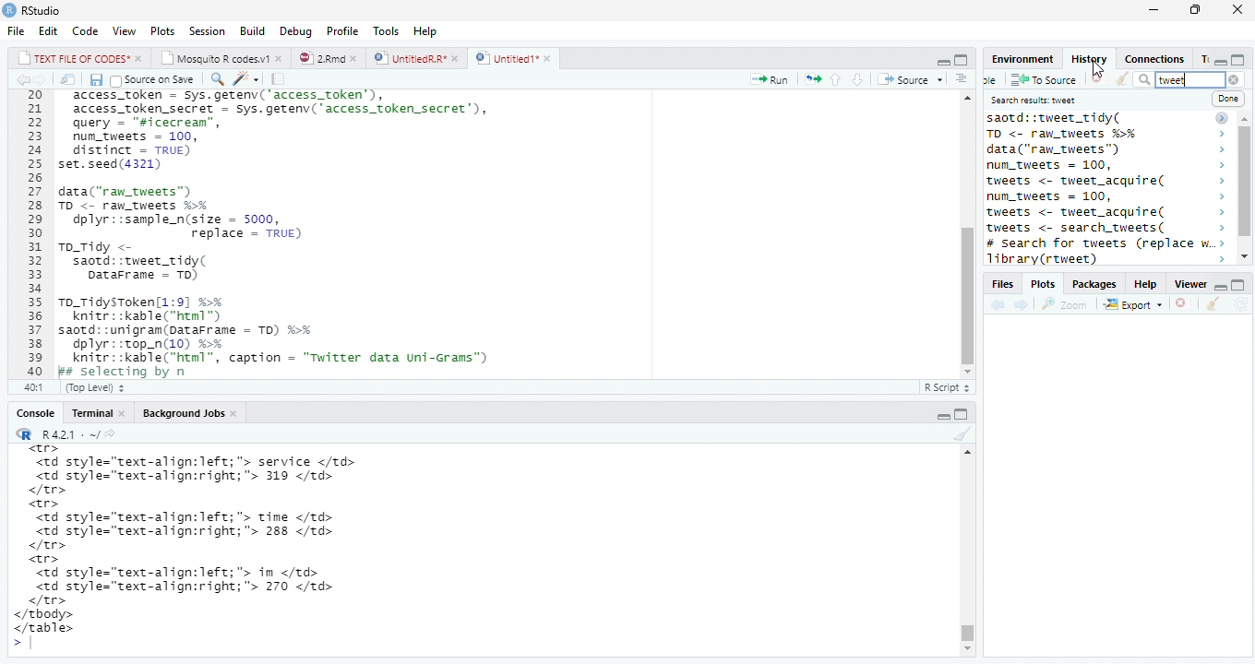 This screenshot has width=1255, height=664. What do you see at coordinates (1155, 10) in the screenshot?
I see `minimize` at bounding box center [1155, 10].